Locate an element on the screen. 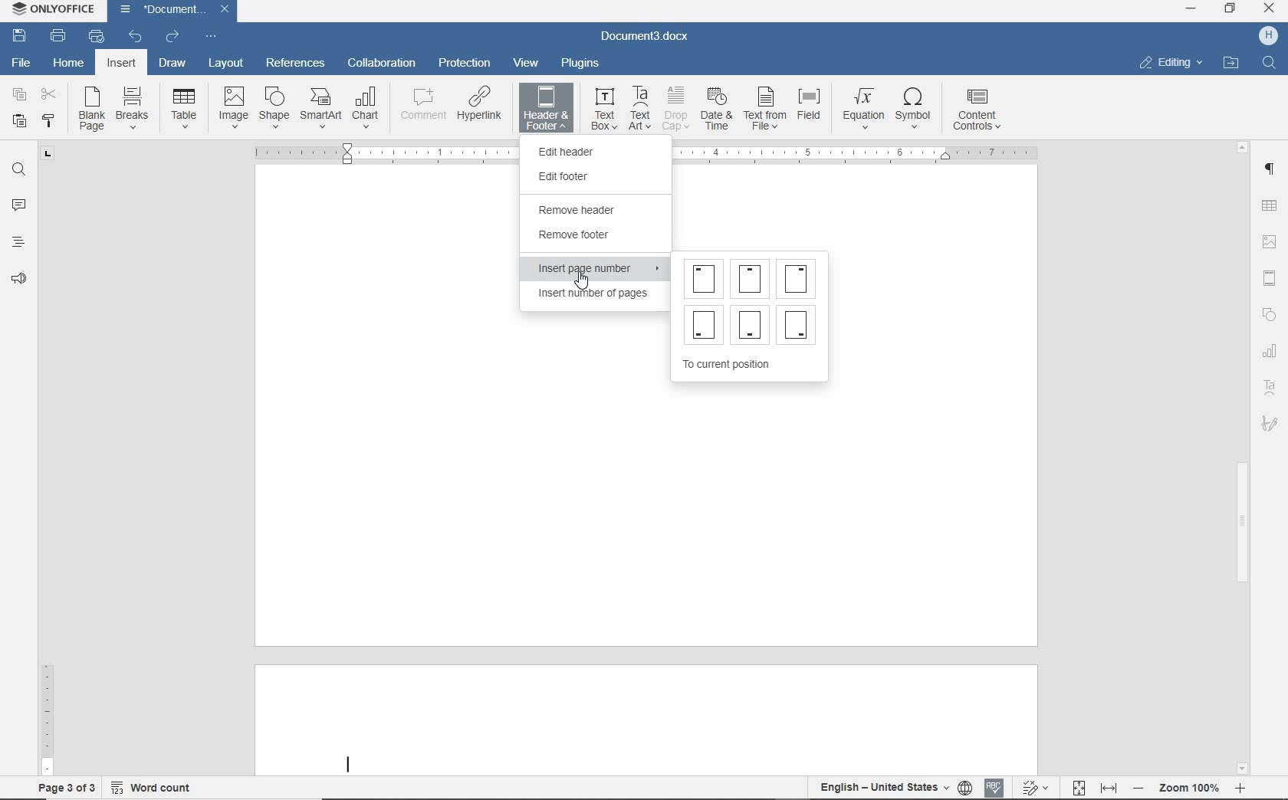 This screenshot has width=1288, height=800. REMOVE FOOTER is located at coordinates (583, 237).